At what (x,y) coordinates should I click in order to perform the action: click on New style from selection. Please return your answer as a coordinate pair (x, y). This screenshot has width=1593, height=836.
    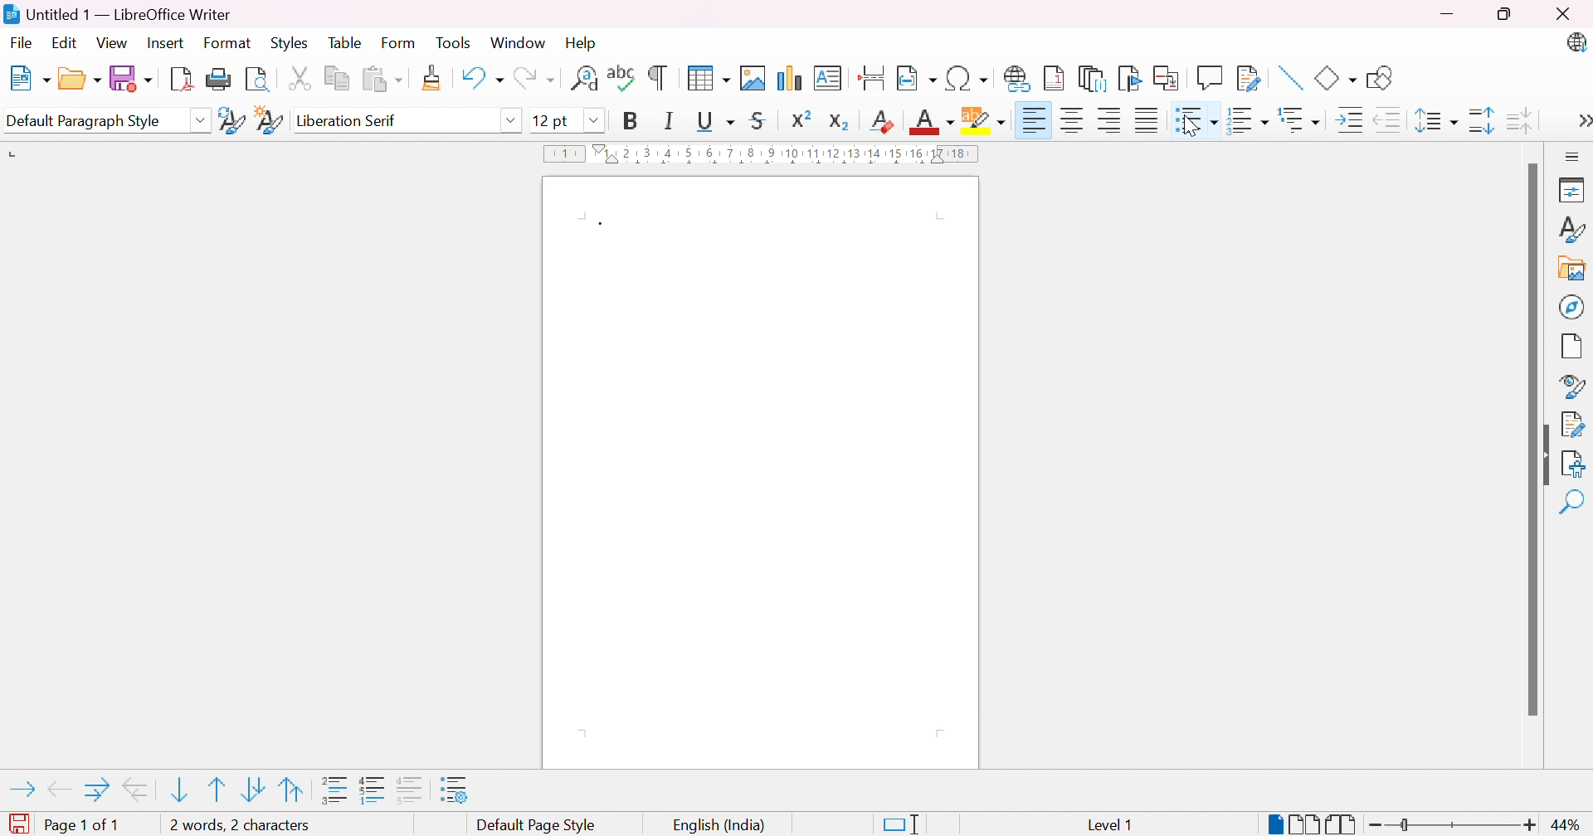
    Looking at the image, I should click on (269, 121).